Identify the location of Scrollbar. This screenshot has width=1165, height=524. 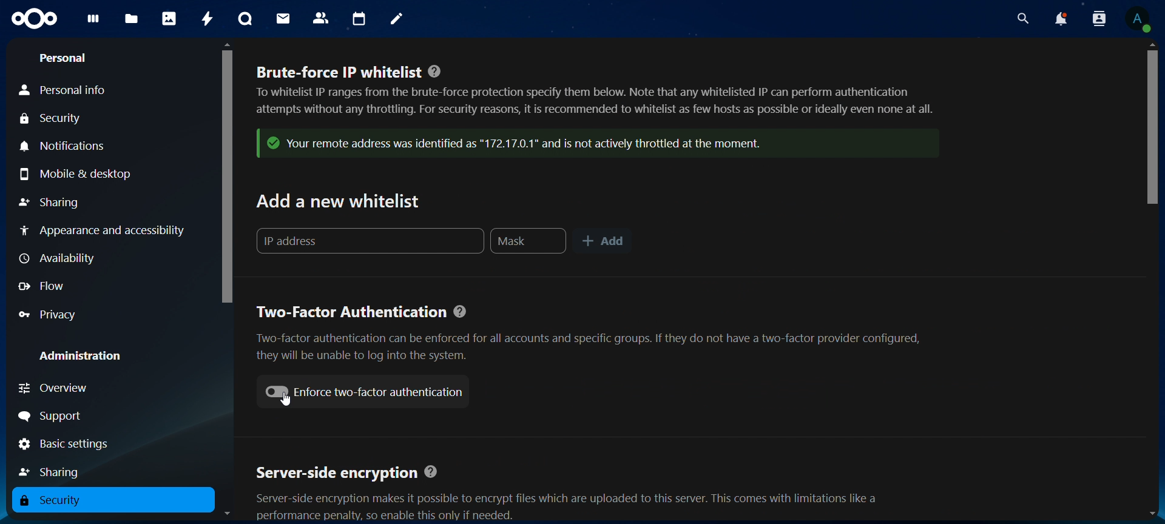
(228, 281).